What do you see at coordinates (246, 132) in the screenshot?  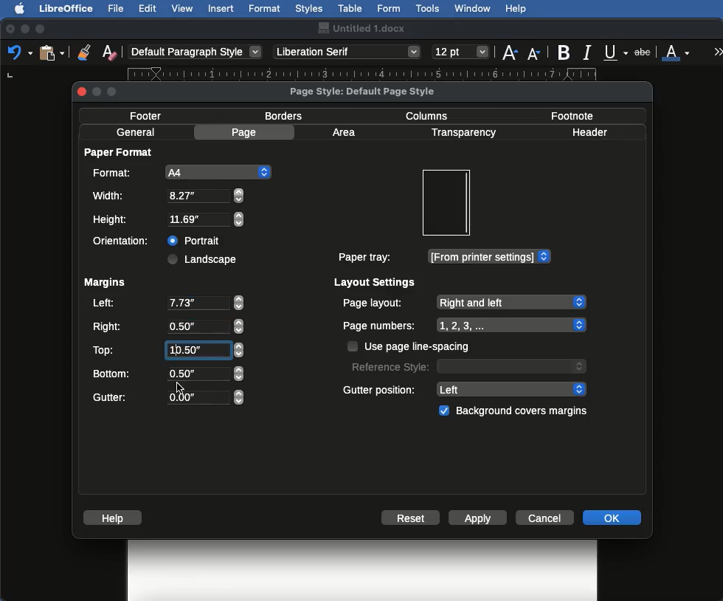 I see `Page` at bounding box center [246, 132].